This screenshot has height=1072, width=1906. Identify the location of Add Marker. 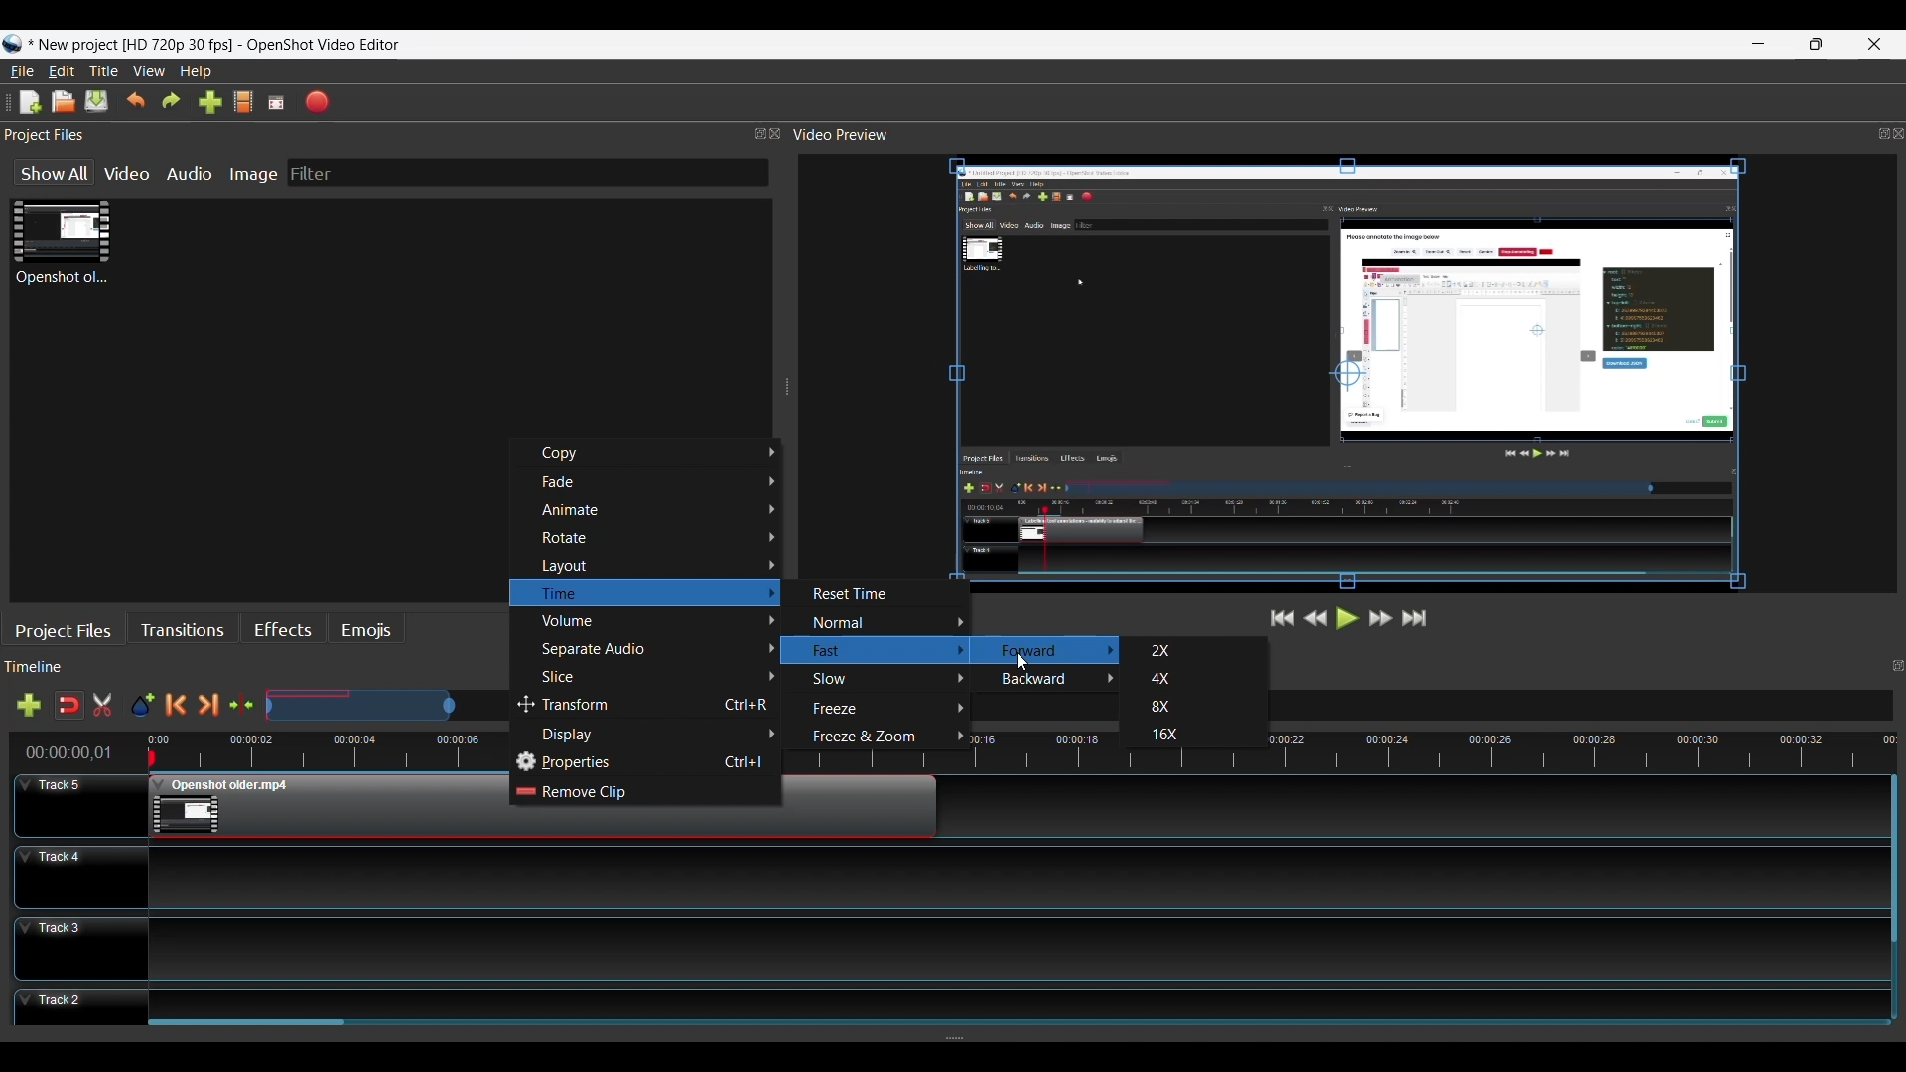
(142, 707).